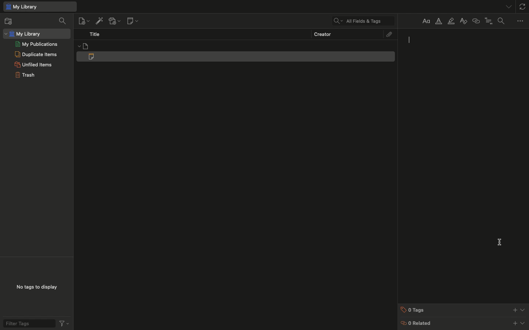  I want to click on More, so click(521, 21).